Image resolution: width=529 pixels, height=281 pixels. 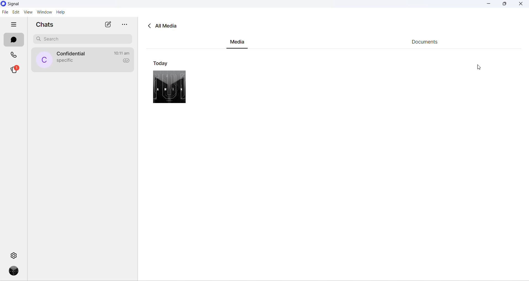 I want to click on documents, so click(x=427, y=42).